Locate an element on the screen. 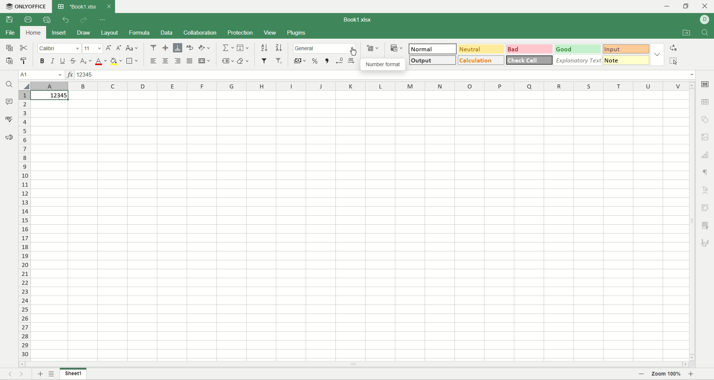  input line is located at coordinates (386, 75).